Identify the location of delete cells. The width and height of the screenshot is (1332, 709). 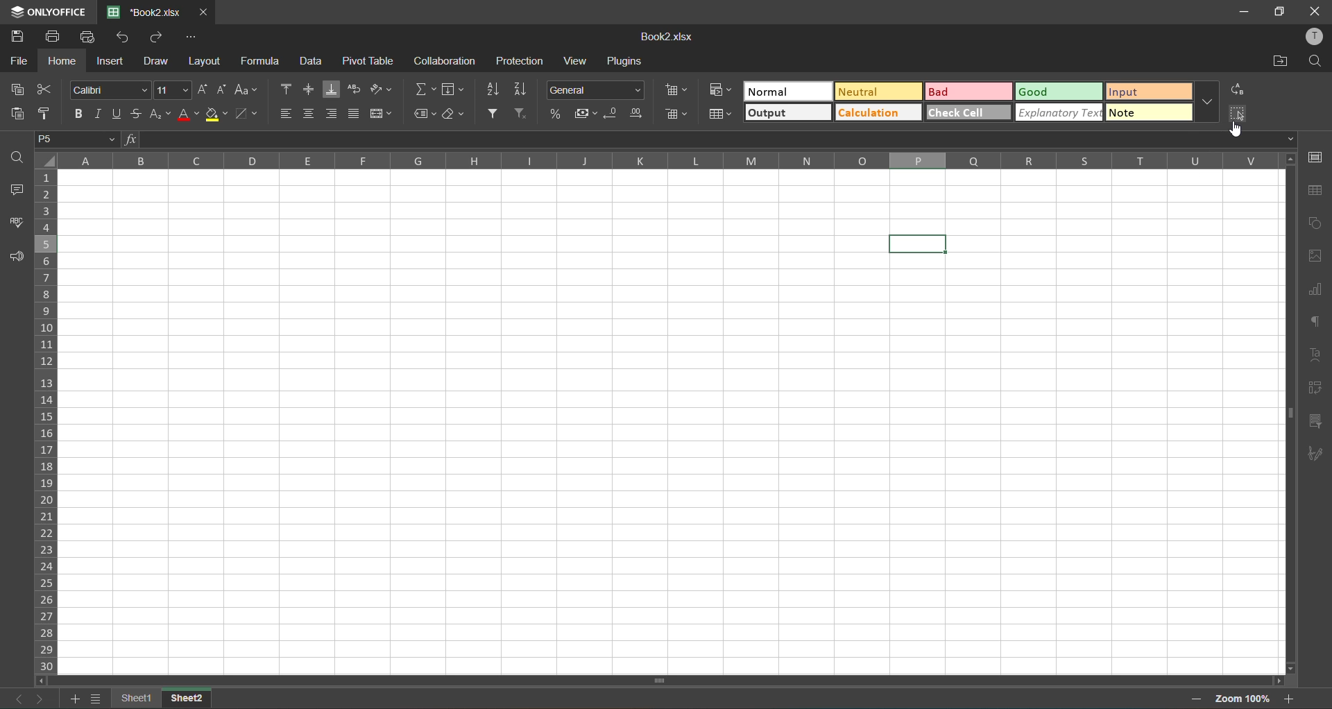
(677, 117).